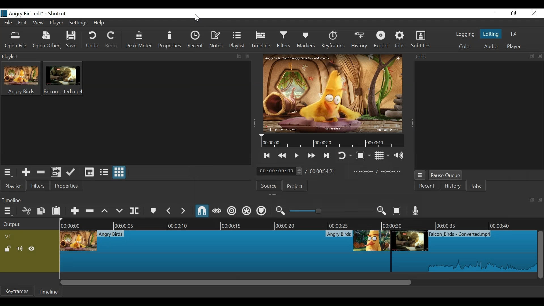  I want to click on Undo, so click(92, 40).